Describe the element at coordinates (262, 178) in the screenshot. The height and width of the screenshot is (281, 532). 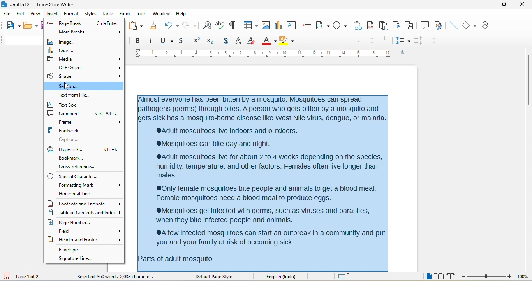
I see `Almost everyone has been bitten by a mosquito. Mosquitoes can spread
pathogens (germs) through bites. A person who gets bitten by a mosquito and
gets sick has a mosquito-borne disease like West Nile virus, dengue, or malaria.
‘®Adult mosquitoes live indoors and outdoors.
‘®Mosquitoes can bite day and night.
®Adult mosquitoes live for about 2 to 4 weeks depending on the species,
humidity, temperature, and other factors. Females often live longer than
males.
®0nly female mosquitoes bite people and animals to get a blood meal.
Female mosquitoes need a blood meal to produce eggs.
‘®Mosquitoes get infected with germs, such as viruses and parasites,
when they bite infected people and animals.
®A few infected mosquitoes can start an outbreak in a community and put
'you and your family at risk of becoming sick.
Parts of adult mosquito` at that location.